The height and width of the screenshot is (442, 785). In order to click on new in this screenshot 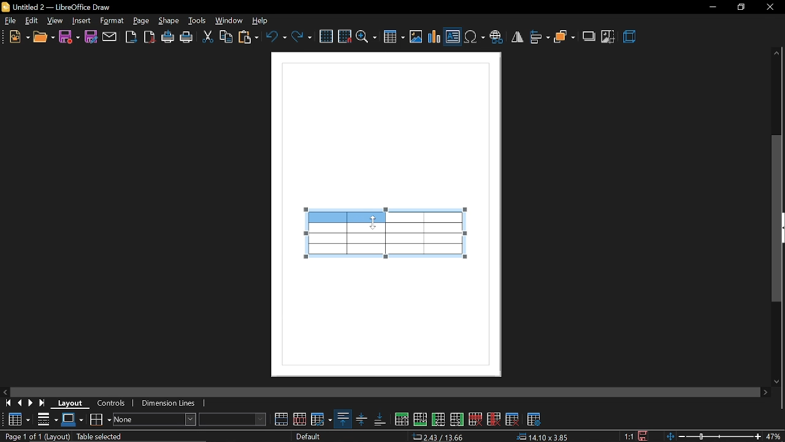, I will do `click(15, 36)`.